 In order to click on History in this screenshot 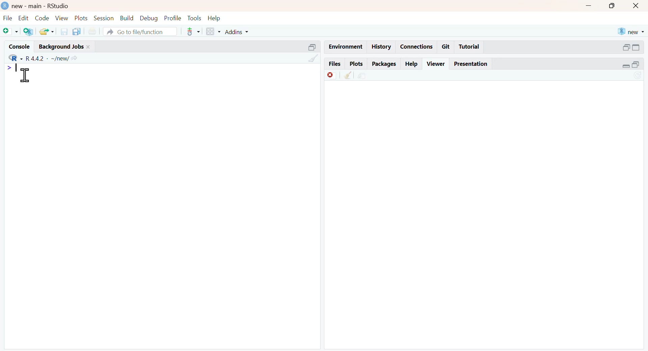, I will do `click(381, 47)`.